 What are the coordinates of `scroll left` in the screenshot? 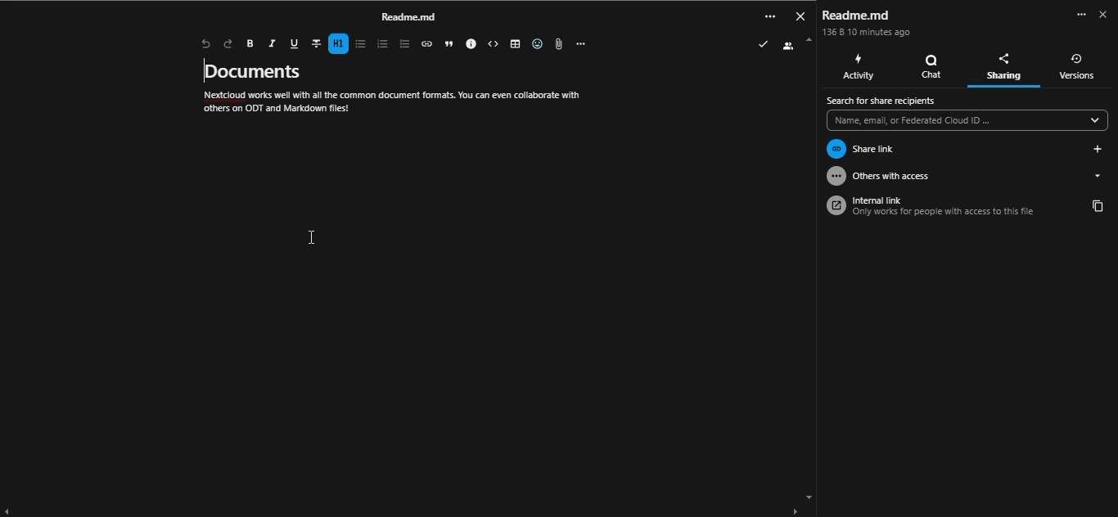 It's located at (10, 511).